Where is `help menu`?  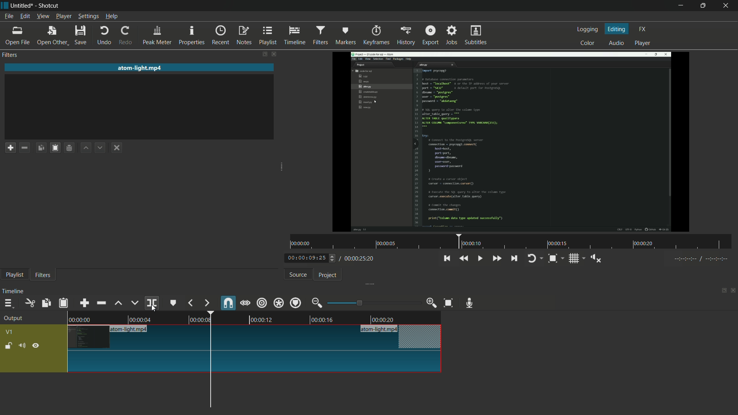
help menu is located at coordinates (111, 17).